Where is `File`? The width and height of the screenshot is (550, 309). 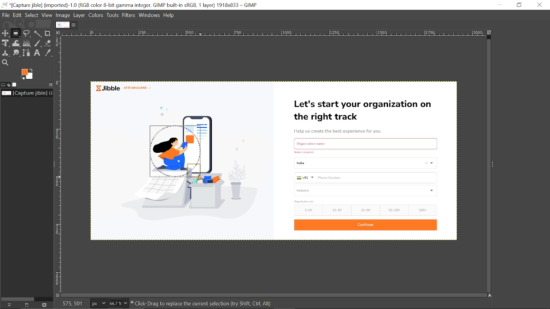
File is located at coordinates (6, 15).